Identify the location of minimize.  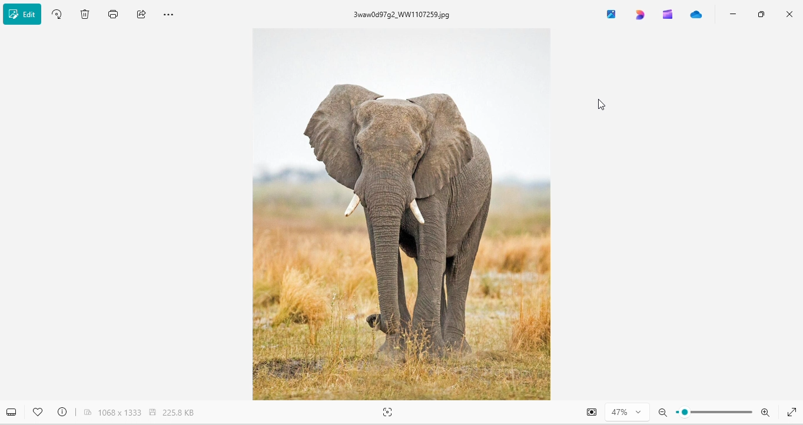
(730, 14).